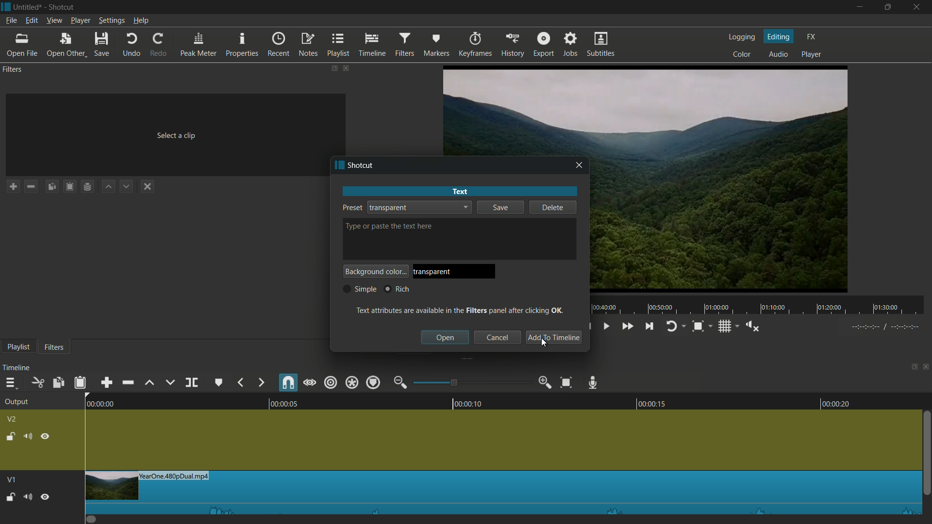 The height and width of the screenshot is (524, 932). What do you see at coordinates (340, 45) in the screenshot?
I see `playlist` at bounding box center [340, 45].